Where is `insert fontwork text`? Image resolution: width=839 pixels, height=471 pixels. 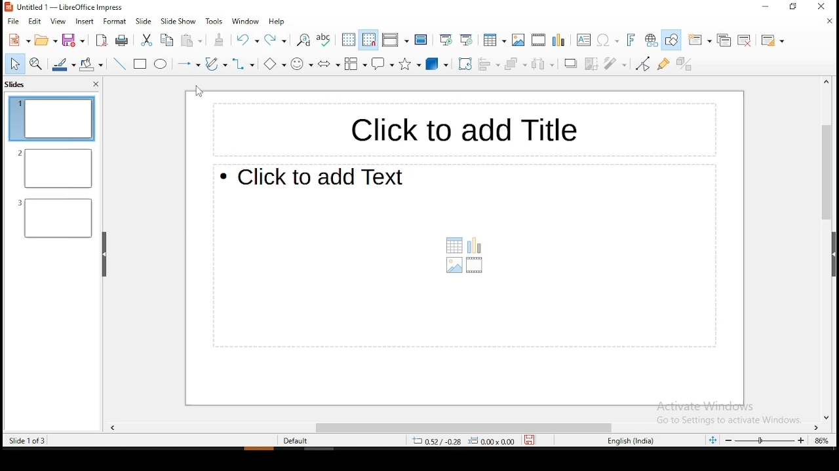 insert fontwork text is located at coordinates (632, 40).